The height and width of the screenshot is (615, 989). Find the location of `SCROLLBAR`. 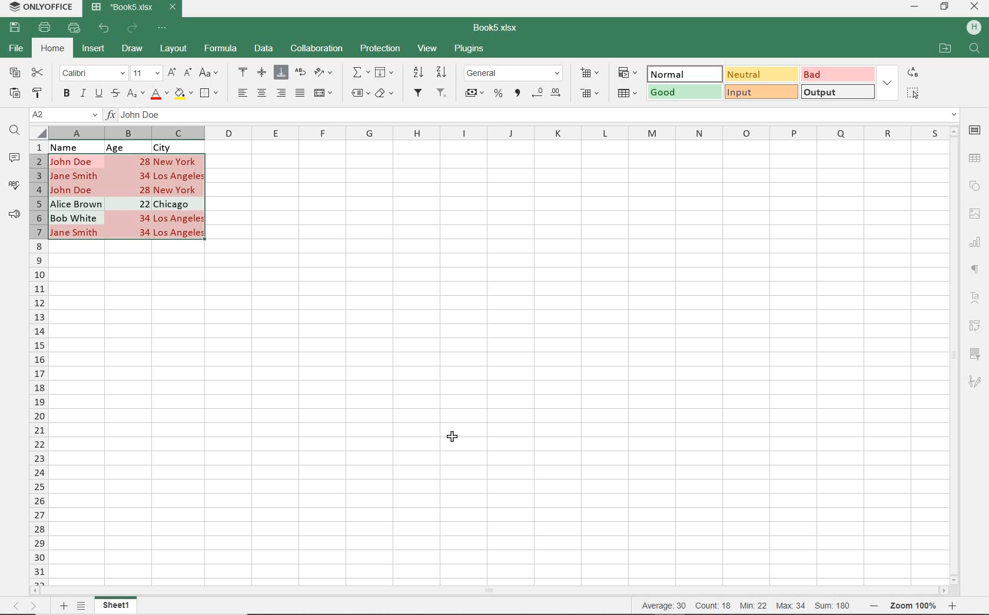

SCROLLBAR is located at coordinates (956, 355).